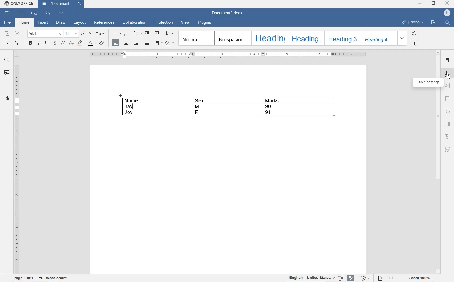  I want to click on cursor, so click(448, 76).